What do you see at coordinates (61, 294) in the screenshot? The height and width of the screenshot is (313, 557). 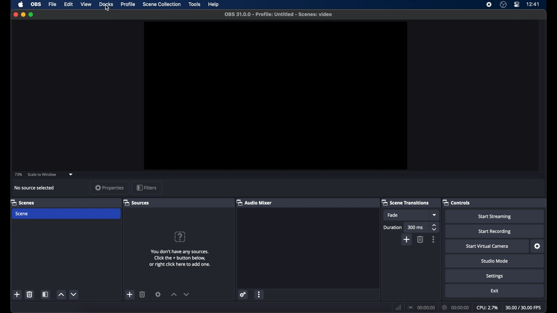 I see `increment` at bounding box center [61, 294].